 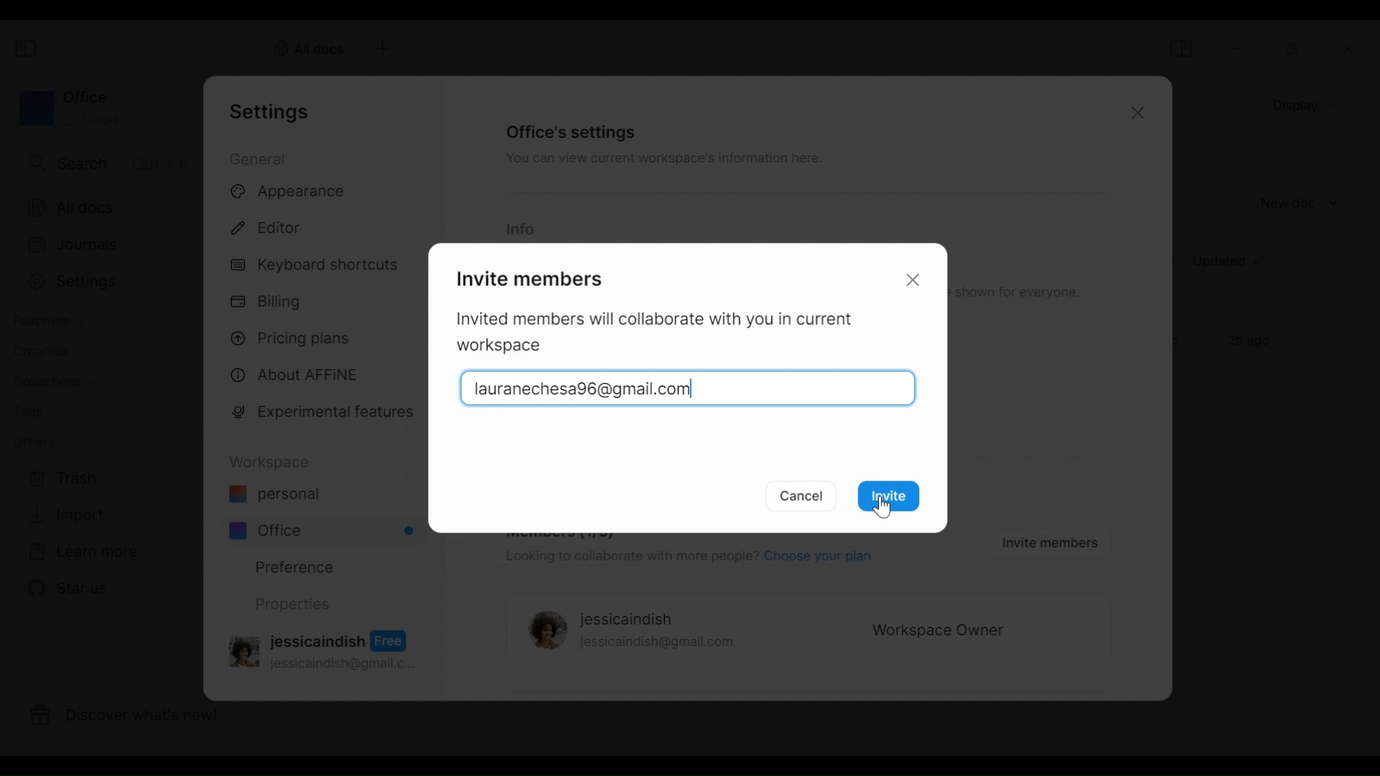 What do you see at coordinates (304, 47) in the screenshot?
I see `All documents` at bounding box center [304, 47].